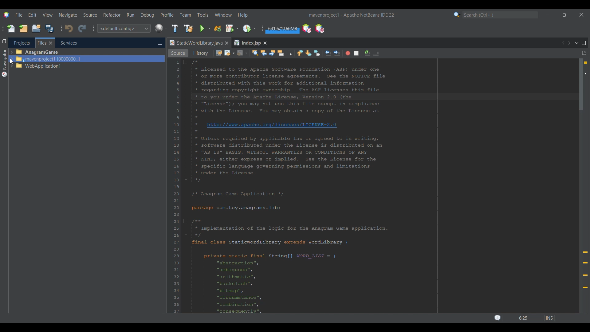 This screenshot has height=332, width=590. What do you see at coordinates (307, 29) in the screenshot?
I see `Profile the IDE` at bounding box center [307, 29].